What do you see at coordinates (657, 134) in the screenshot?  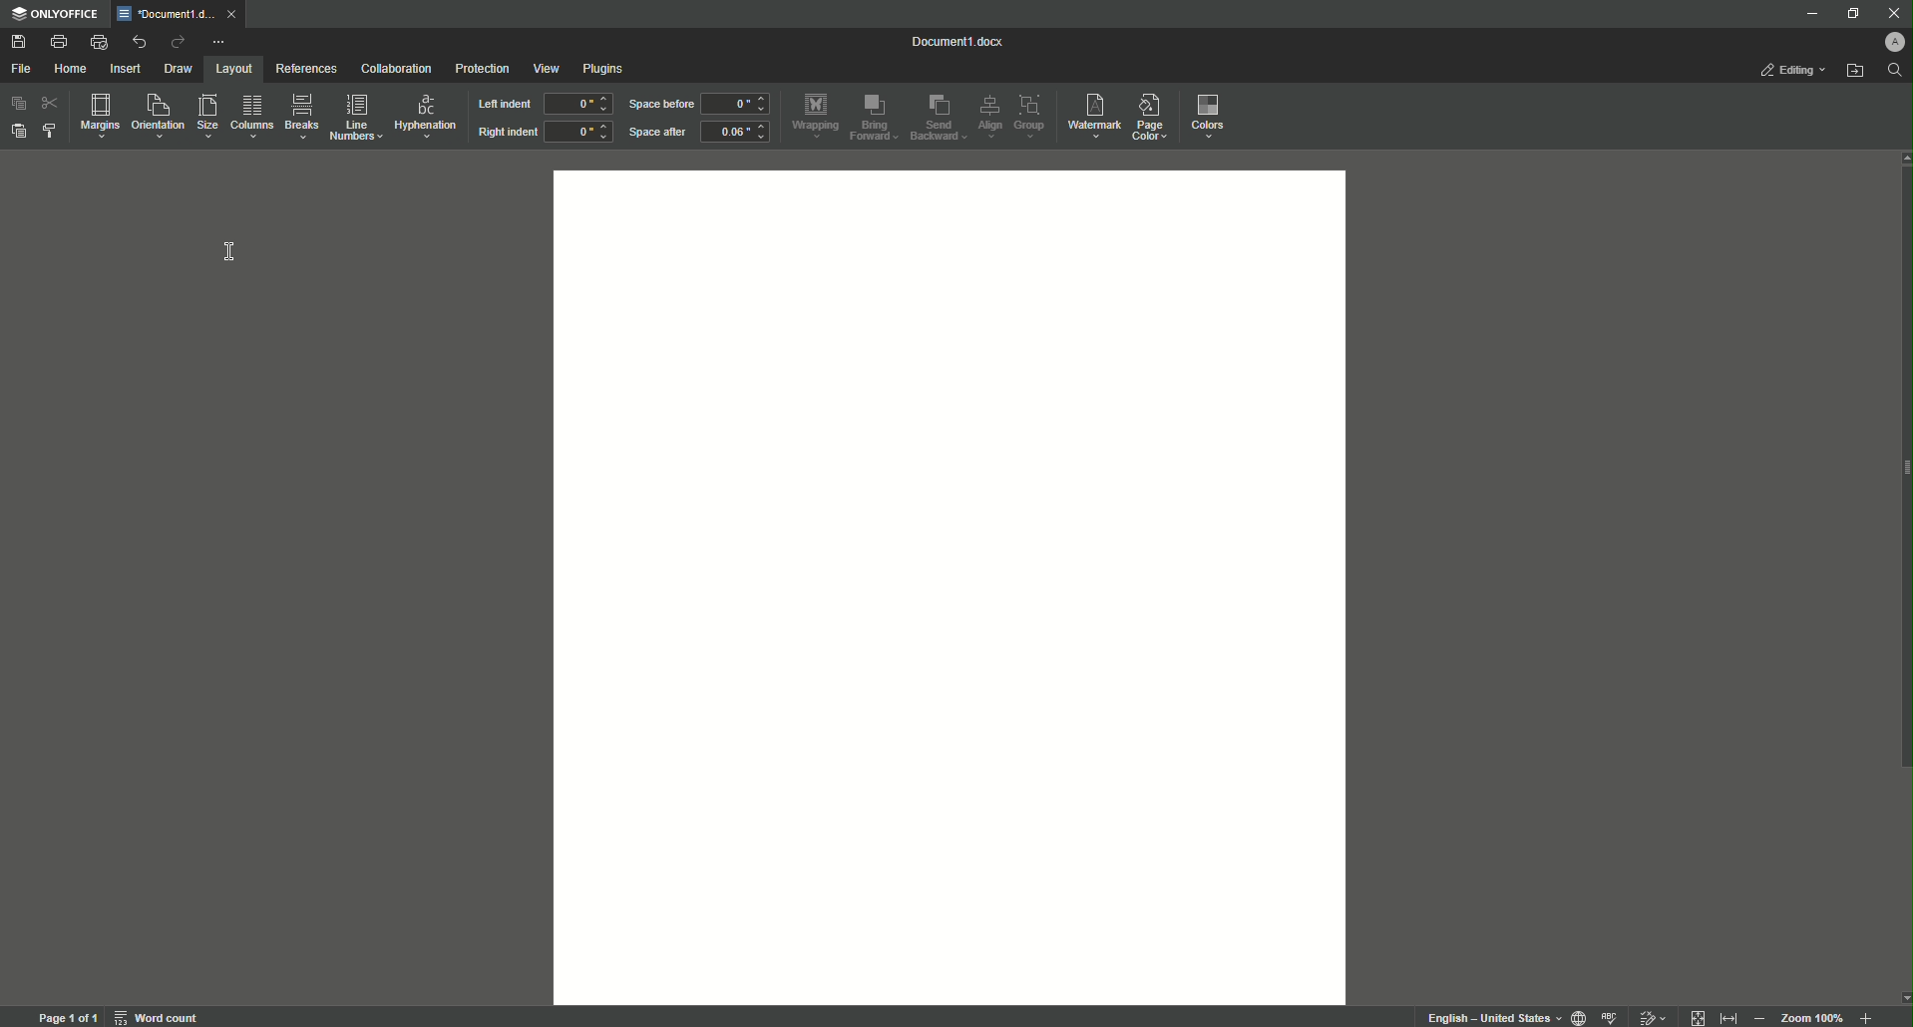 I see `Space after` at bounding box center [657, 134].